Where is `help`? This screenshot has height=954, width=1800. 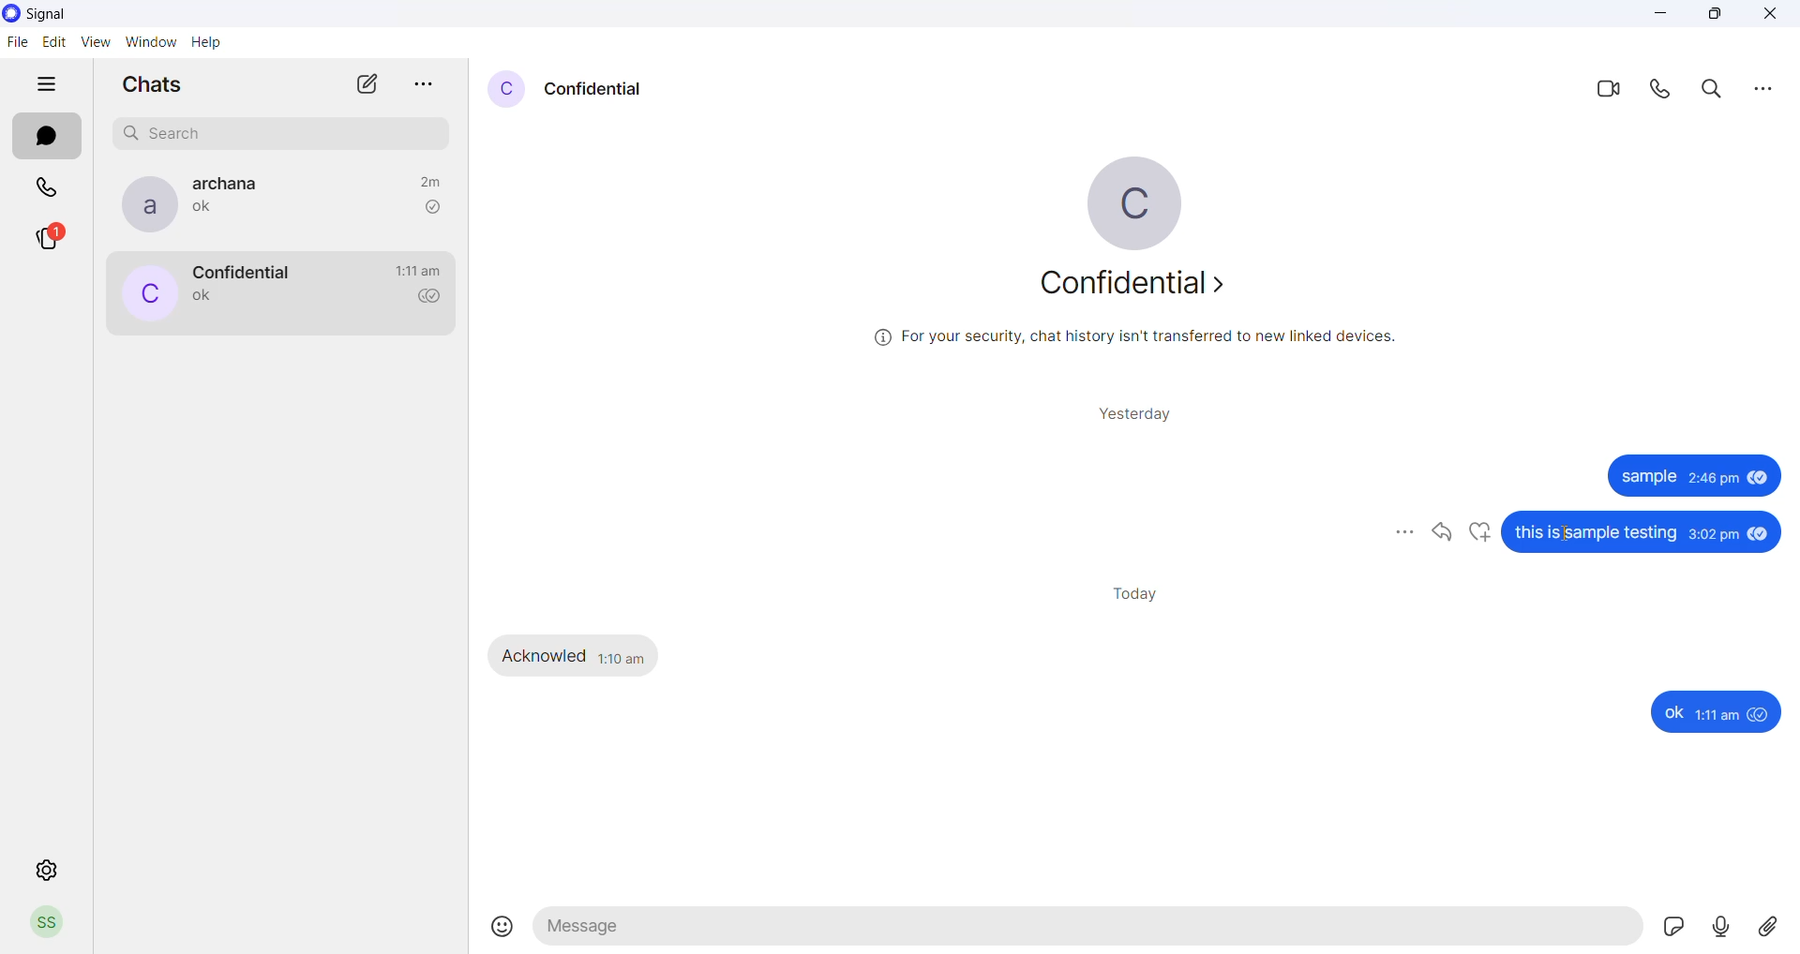 help is located at coordinates (211, 44).